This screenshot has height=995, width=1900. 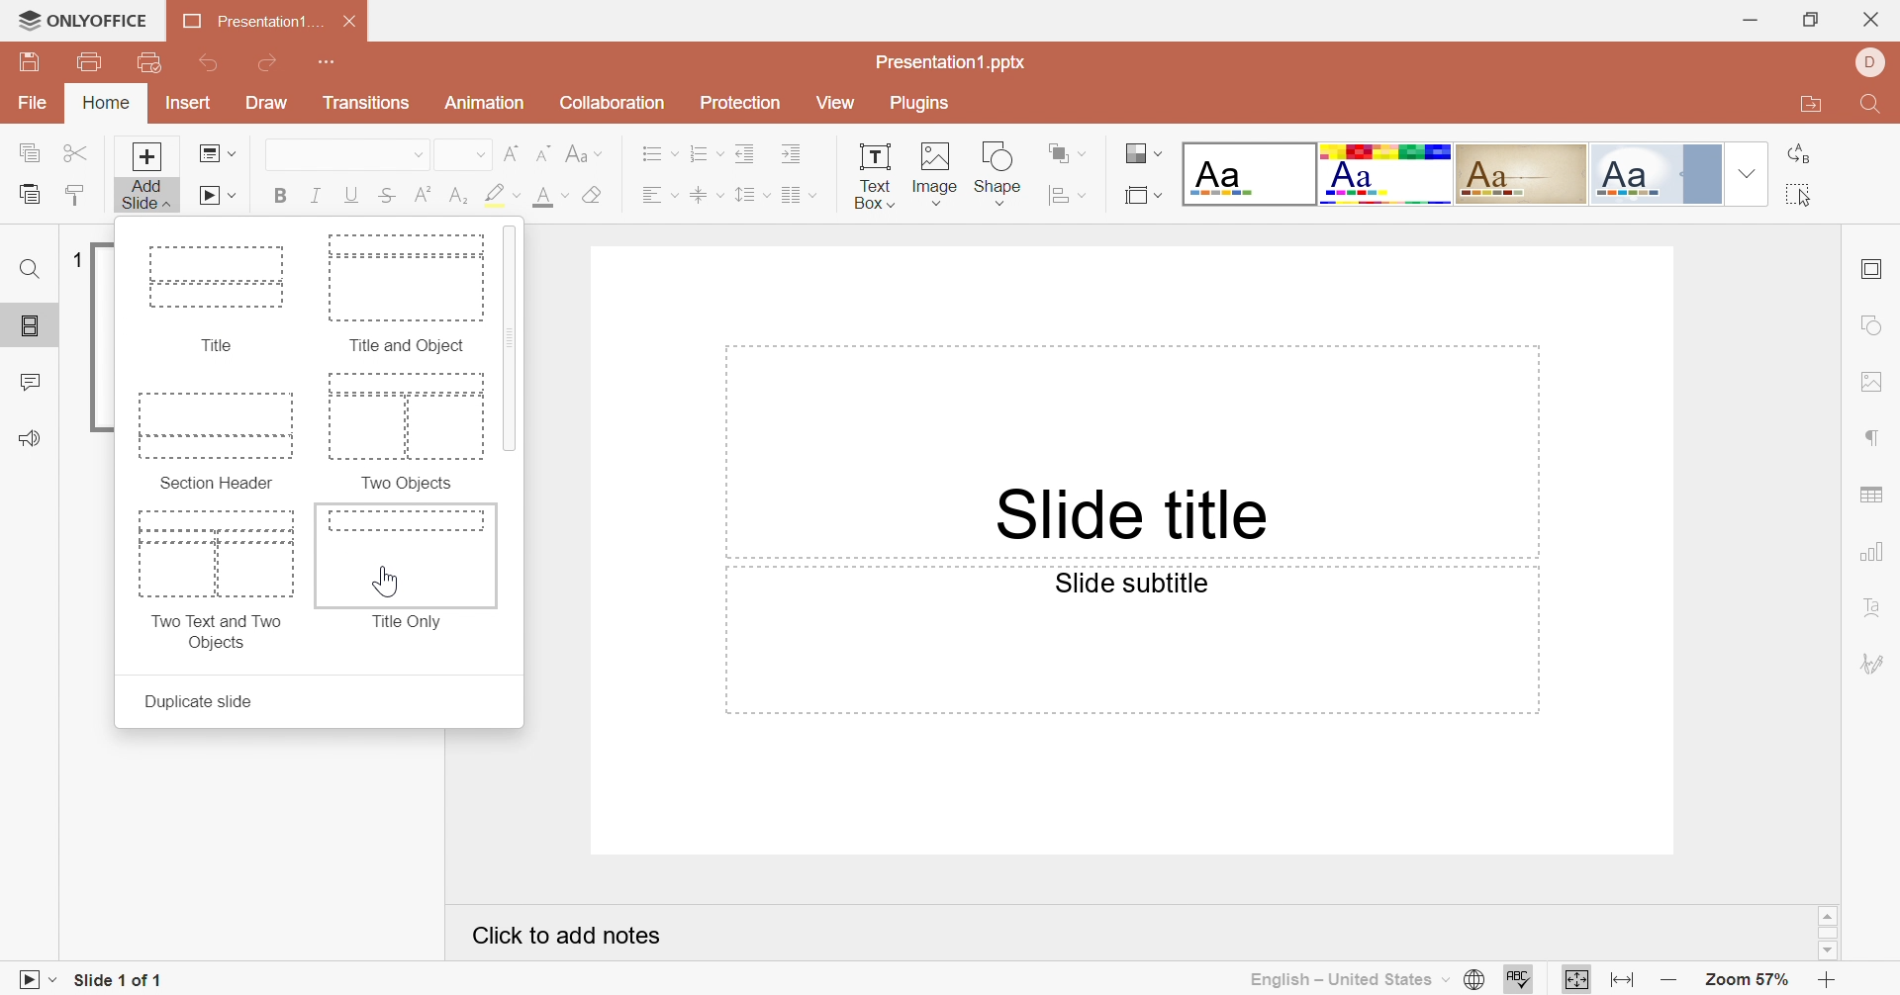 What do you see at coordinates (149, 61) in the screenshot?
I see `Quick Print` at bounding box center [149, 61].